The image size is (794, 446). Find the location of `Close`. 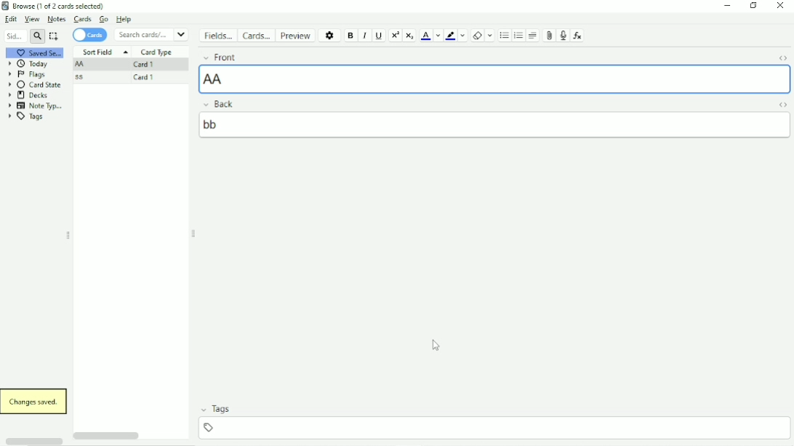

Close is located at coordinates (780, 7).